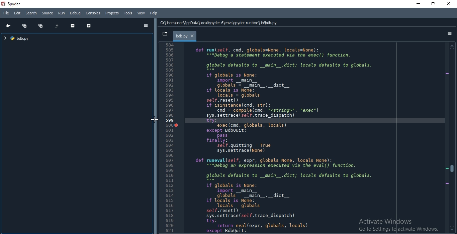  What do you see at coordinates (73, 25) in the screenshot?
I see `Collapse section` at bounding box center [73, 25].